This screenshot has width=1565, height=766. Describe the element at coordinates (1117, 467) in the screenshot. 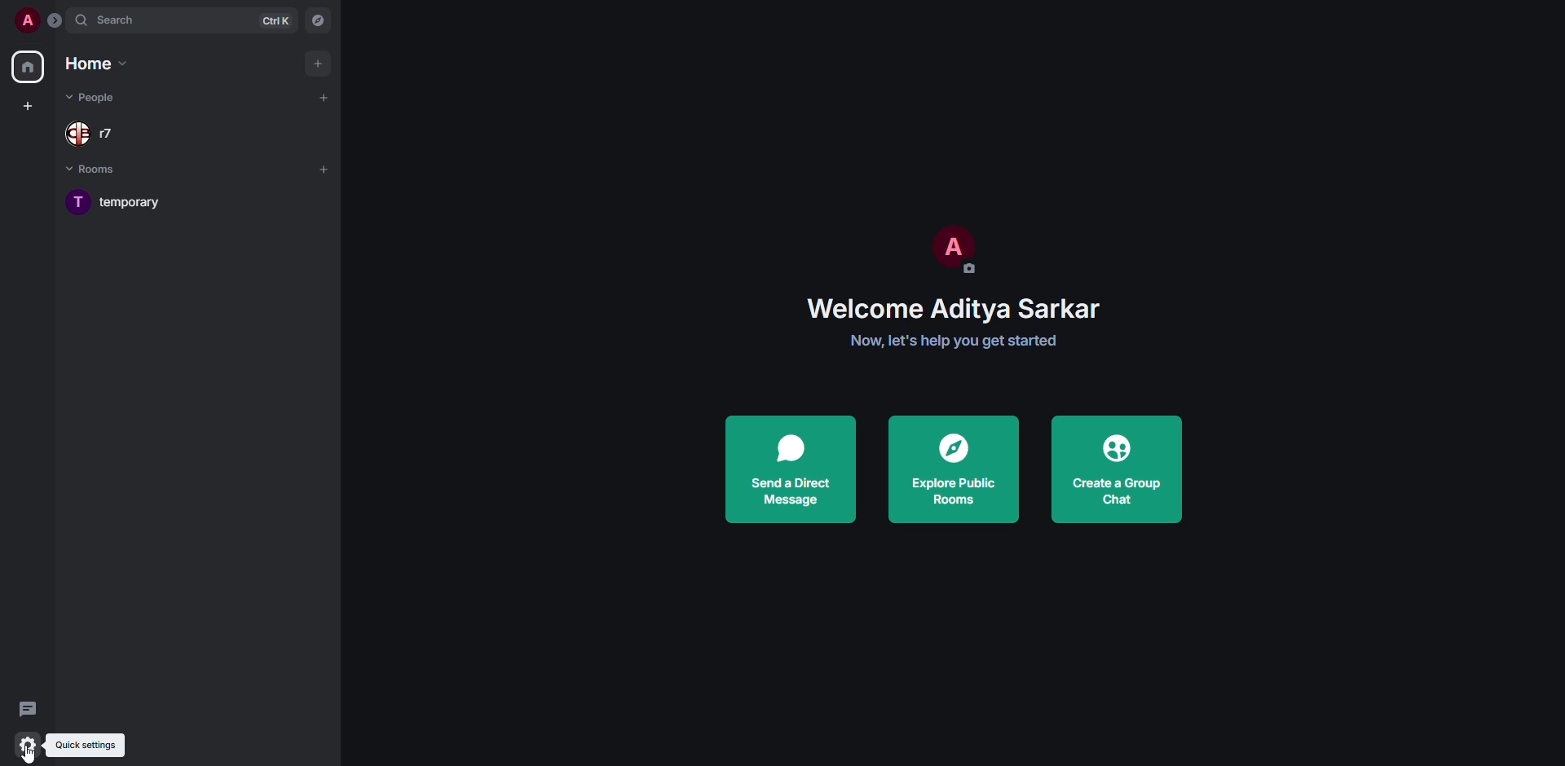

I see `create a group chat` at that location.